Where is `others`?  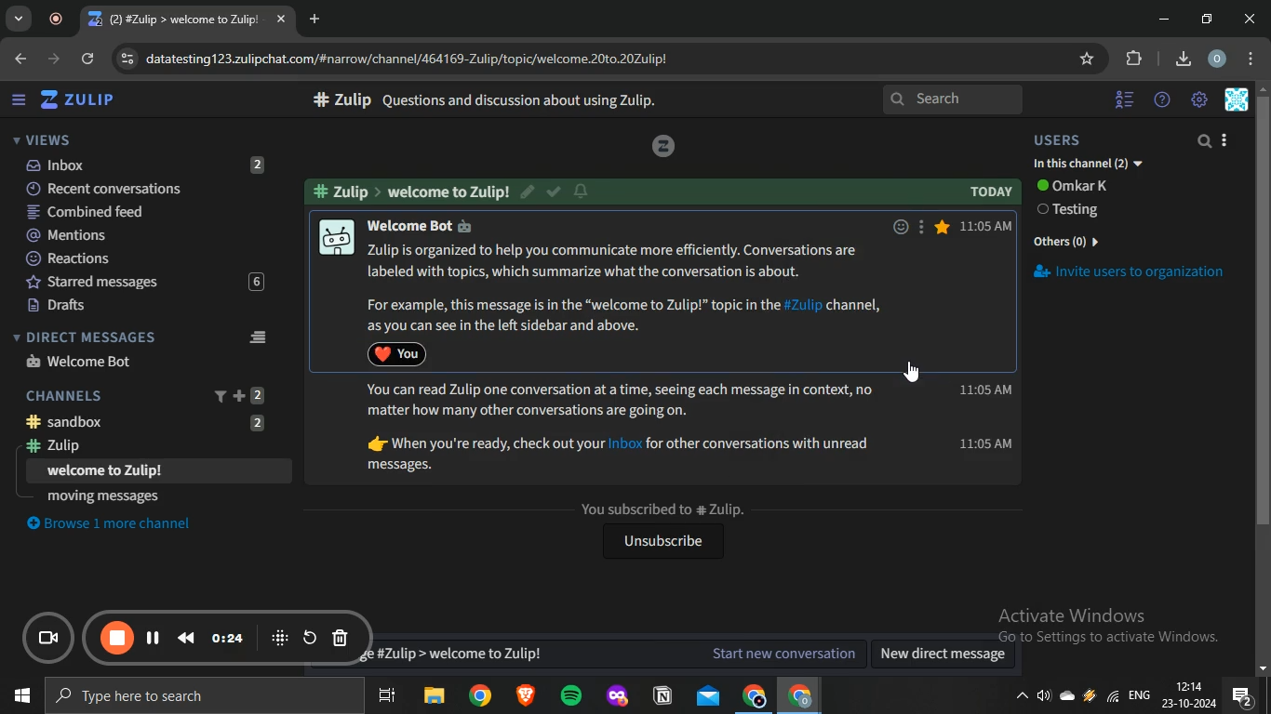 others is located at coordinates (1070, 239).